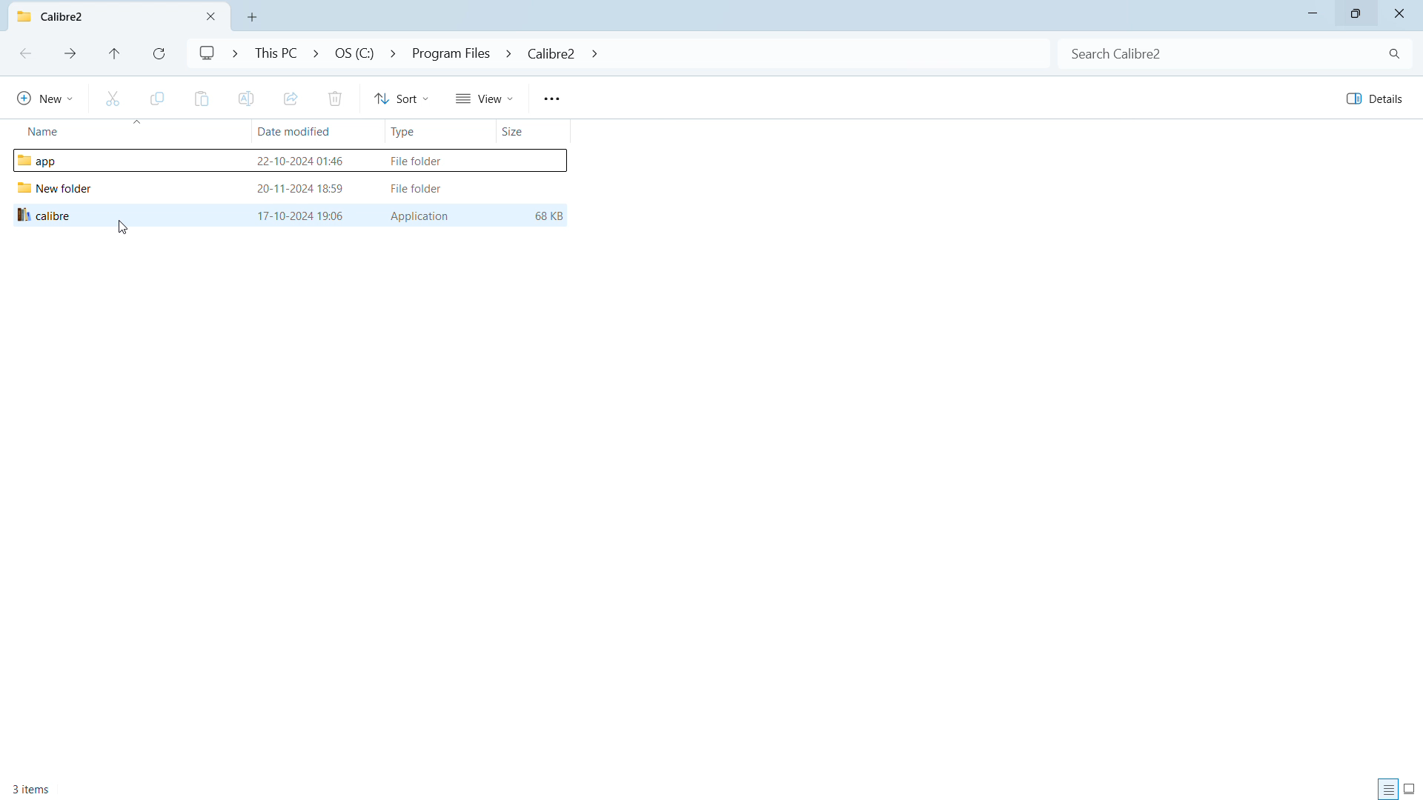 This screenshot has width=1423, height=800. Describe the element at coordinates (1358, 11) in the screenshot. I see `maximize` at that location.